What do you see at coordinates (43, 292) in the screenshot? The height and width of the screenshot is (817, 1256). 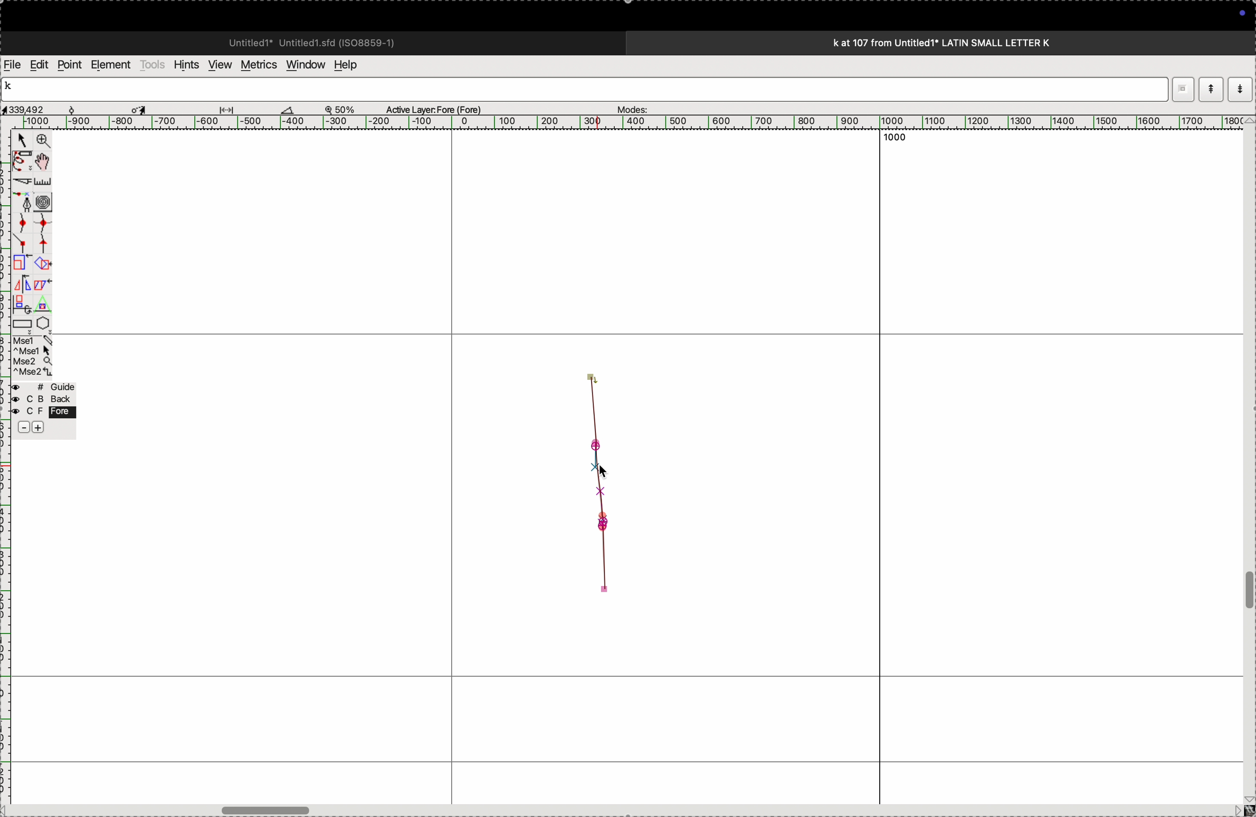 I see `apply` at bounding box center [43, 292].